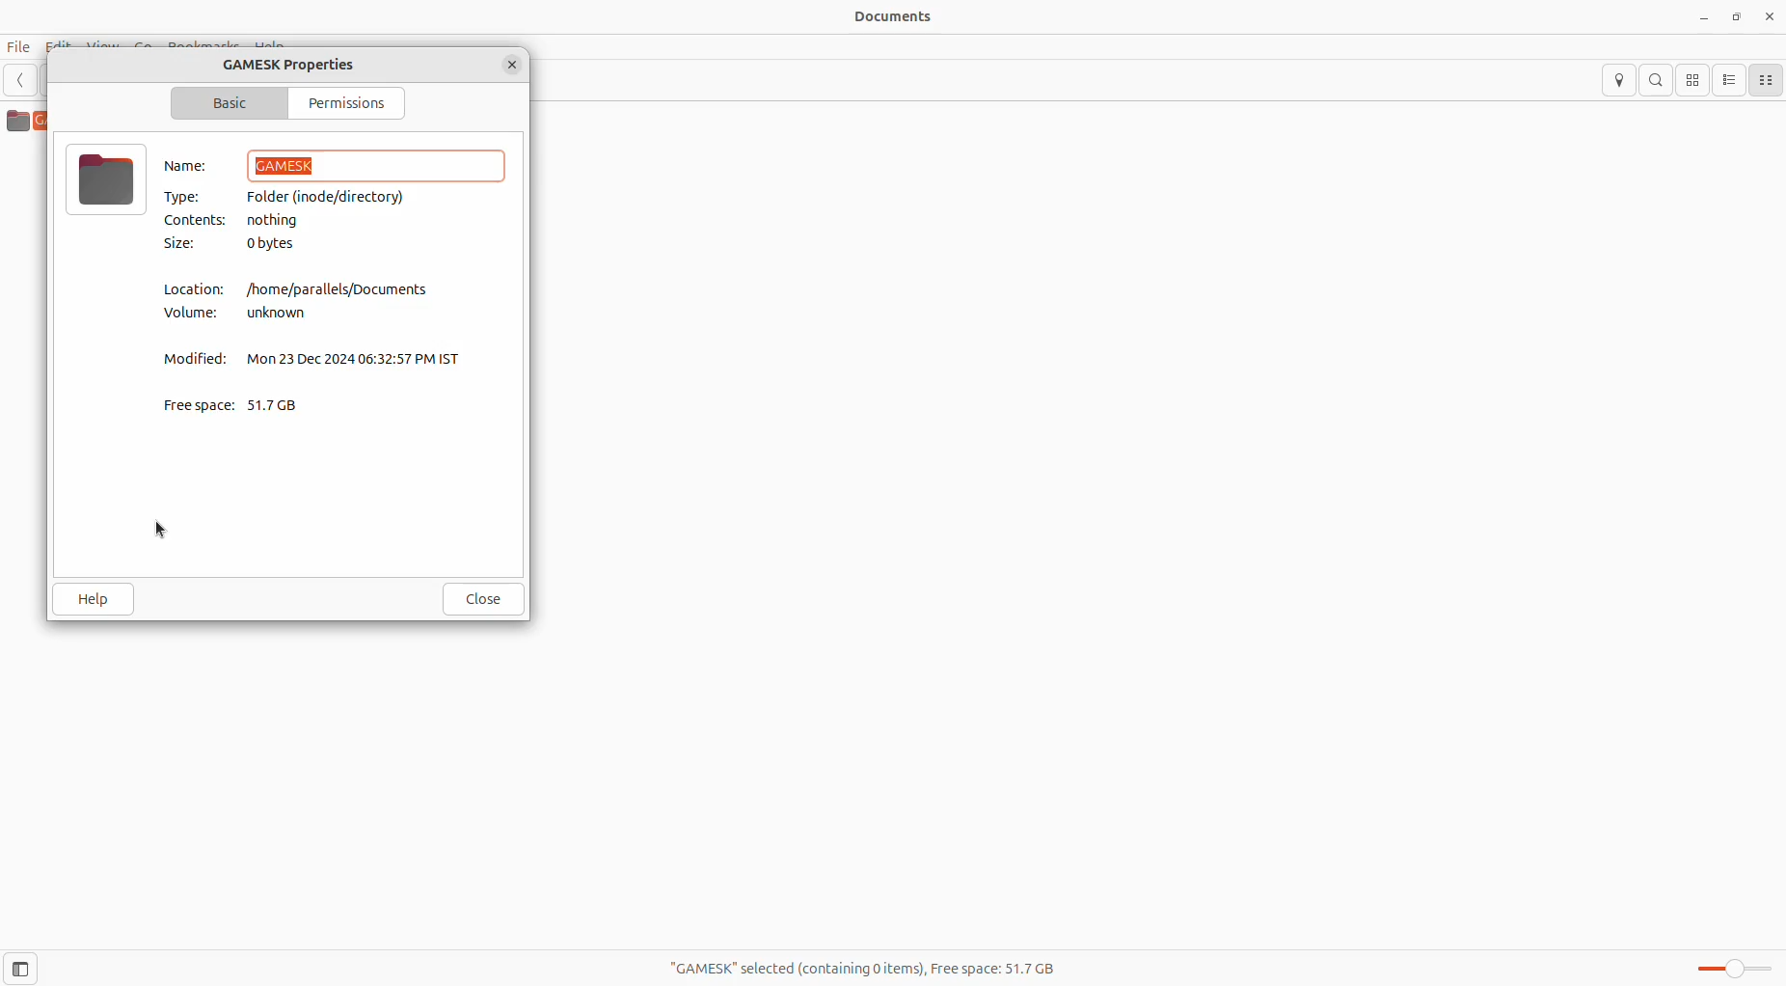 This screenshot has height=986, width=1786. I want to click on Previous , so click(25, 81).